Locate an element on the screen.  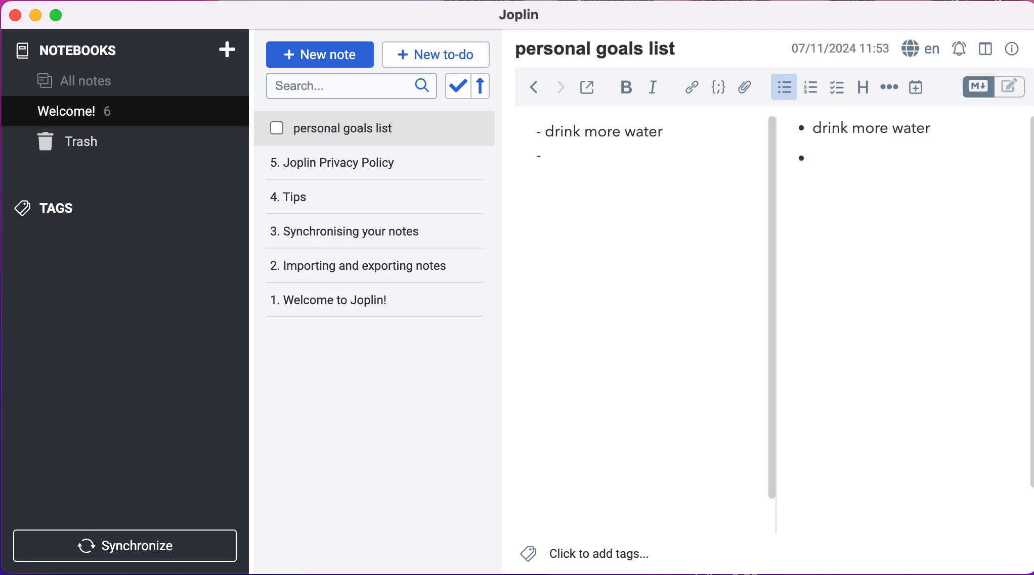
toggle editors is located at coordinates (984, 87).